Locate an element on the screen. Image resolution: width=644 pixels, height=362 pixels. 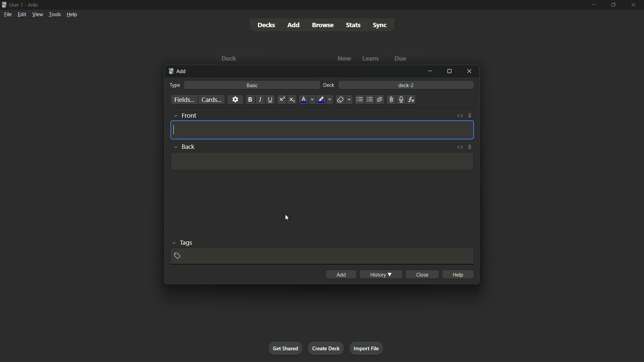
close app is located at coordinates (634, 5).